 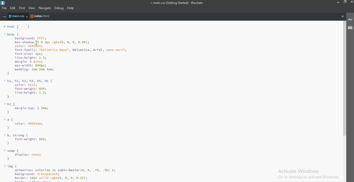 What do you see at coordinates (337, 3) in the screenshot?
I see `minimise` at bounding box center [337, 3].